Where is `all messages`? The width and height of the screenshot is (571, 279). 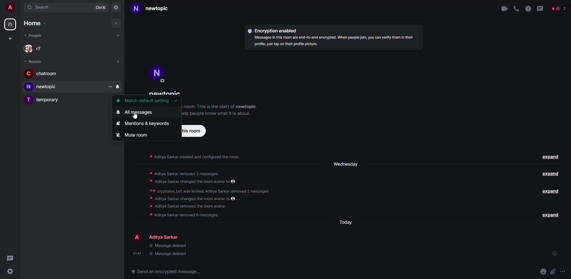 all messages is located at coordinates (136, 112).